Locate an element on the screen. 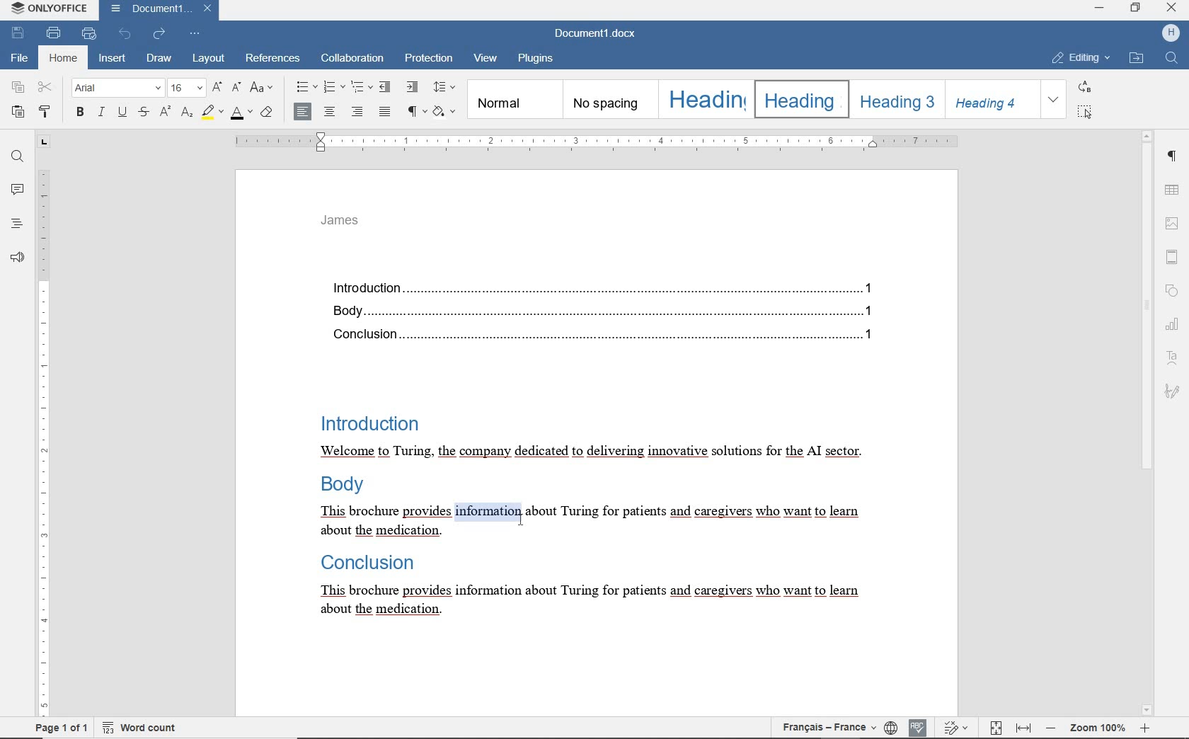 The image size is (1189, 739). SUBSCRIPT is located at coordinates (186, 113).